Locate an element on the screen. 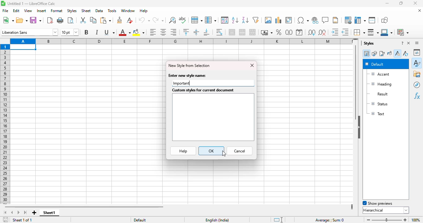 This screenshot has height=223, width=423. maximize is located at coordinates (401, 3).